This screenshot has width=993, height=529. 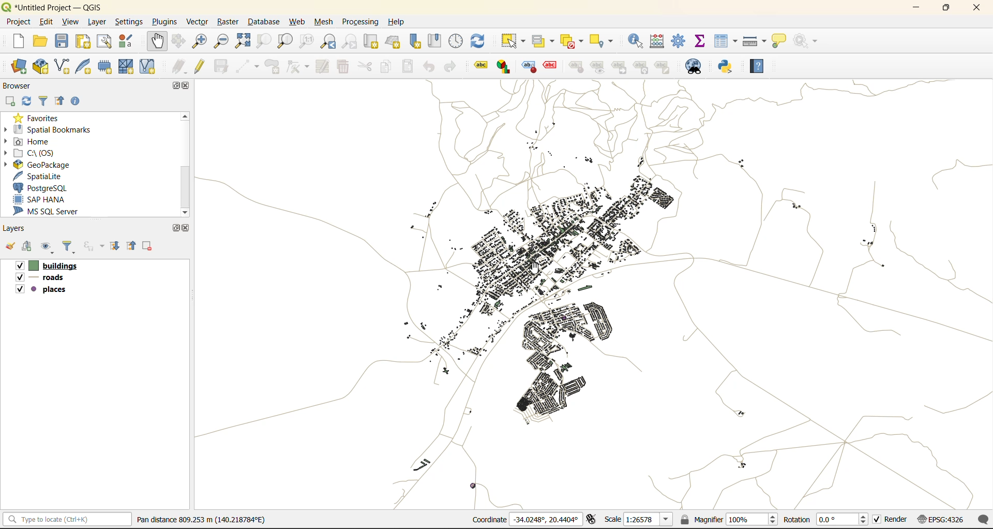 I want to click on scale, so click(x=638, y=521).